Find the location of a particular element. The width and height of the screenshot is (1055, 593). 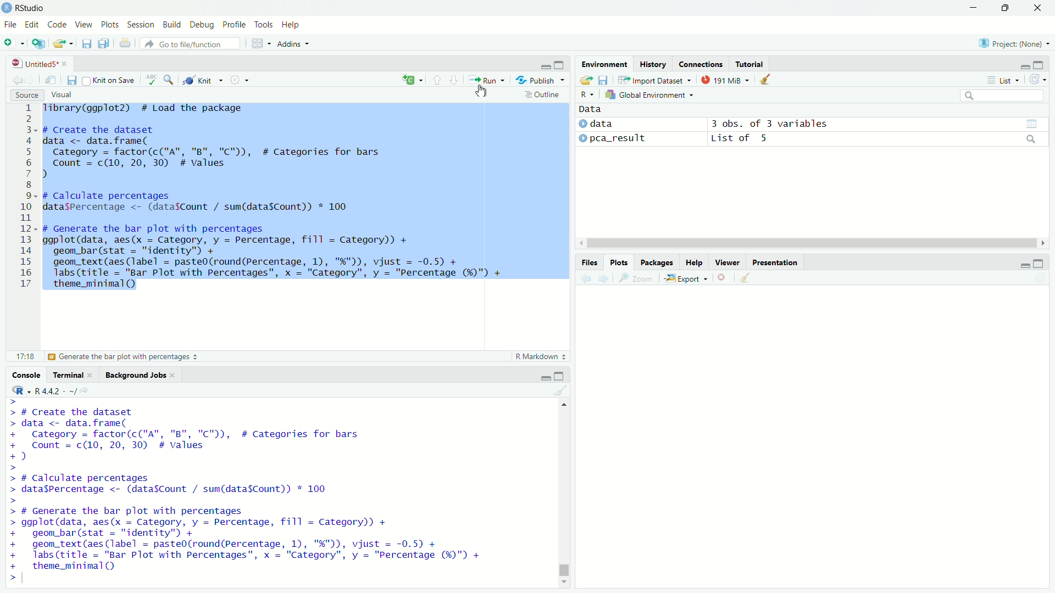

export is located at coordinates (686, 277).